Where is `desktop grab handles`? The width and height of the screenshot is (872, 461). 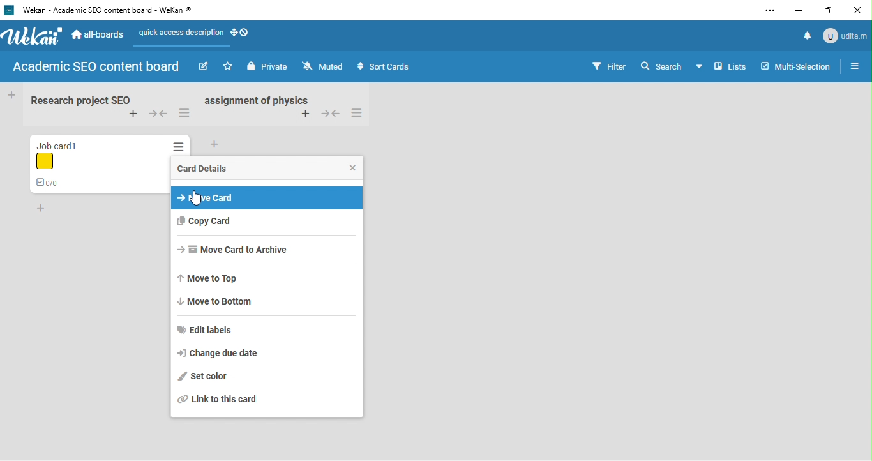 desktop grab handles is located at coordinates (241, 34).